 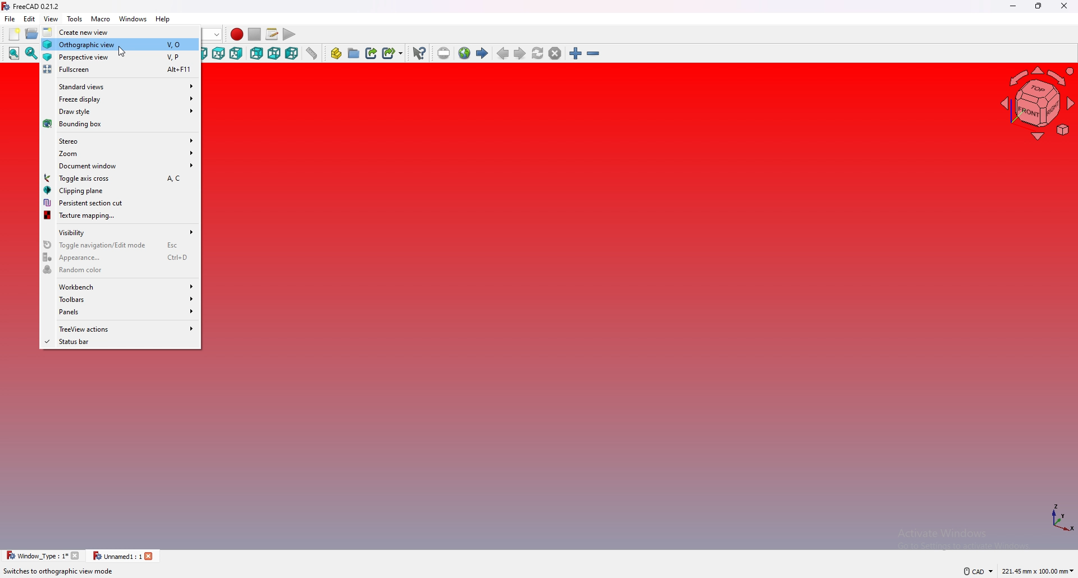 What do you see at coordinates (122, 232) in the screenshot?
I see `visibility` at bounding box center [122, 232].